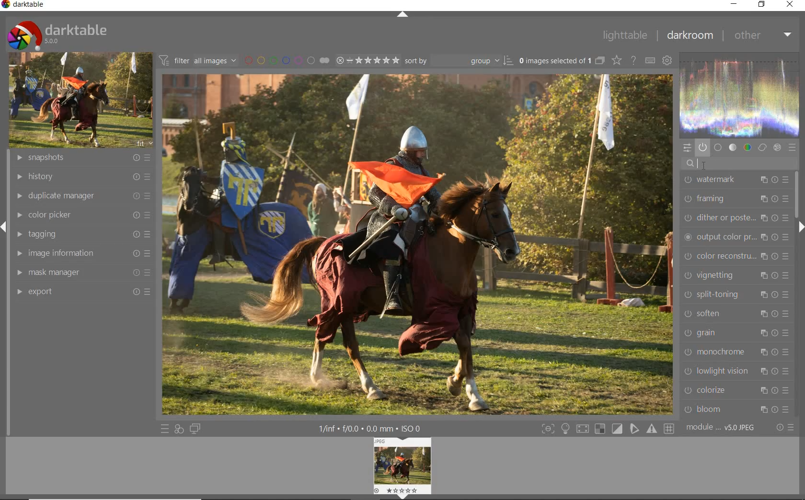 This screenshot has width=805, height=500. What do you see at coordinates (667, 61) in the screenshot?
I see `show global preferences` at bounding box center [667, 61].